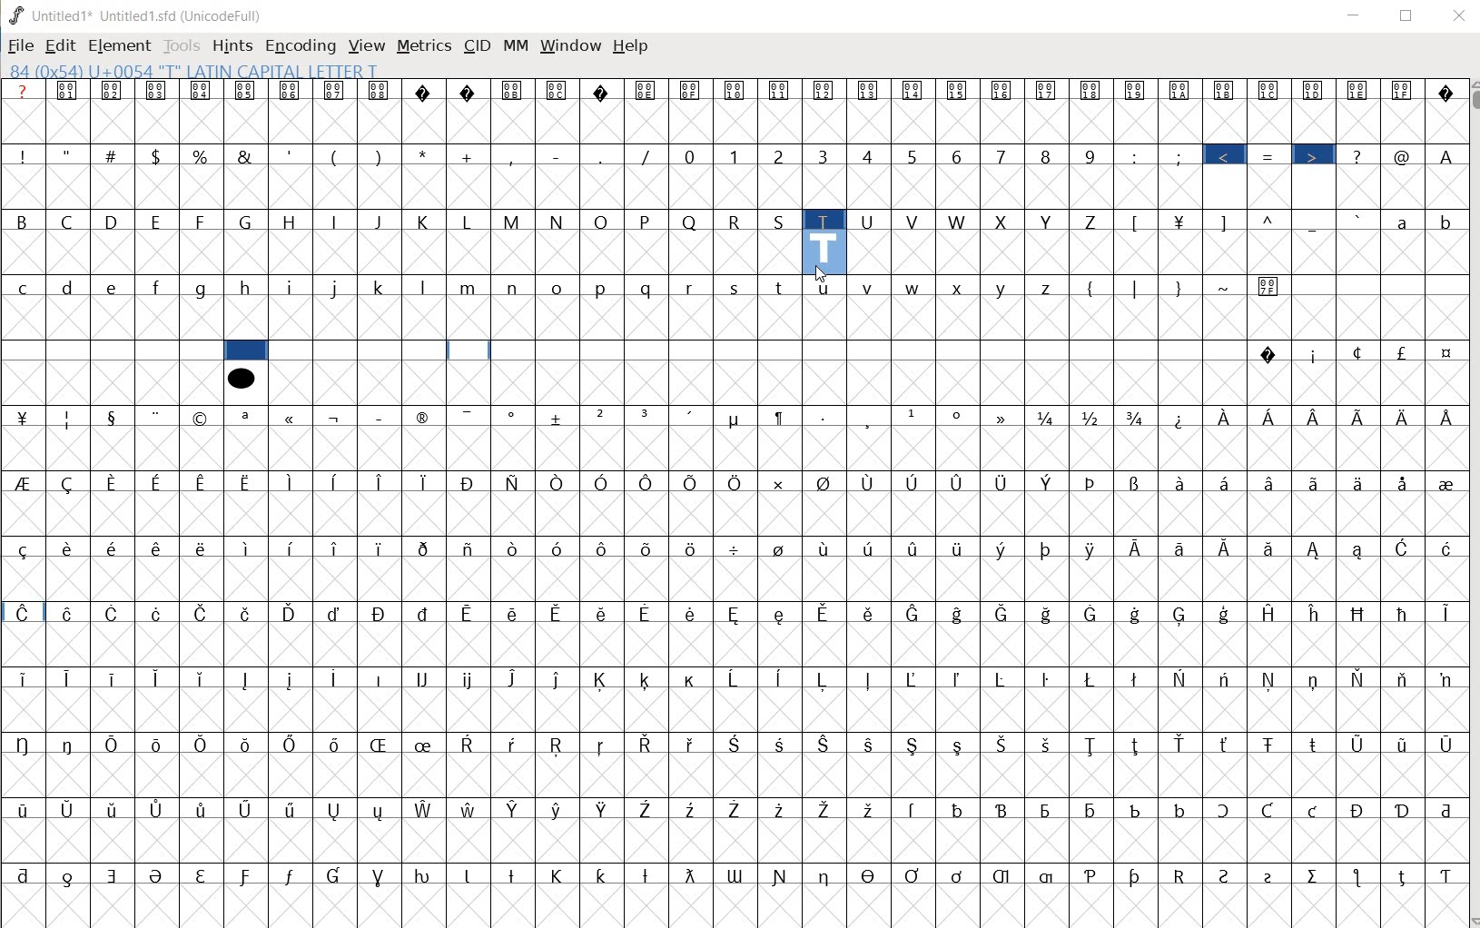 The width and height of the screenshot is (1480, 928). Describe the element at coordinates (202, 419) in the screenshot. I see `Symbol` at that location.